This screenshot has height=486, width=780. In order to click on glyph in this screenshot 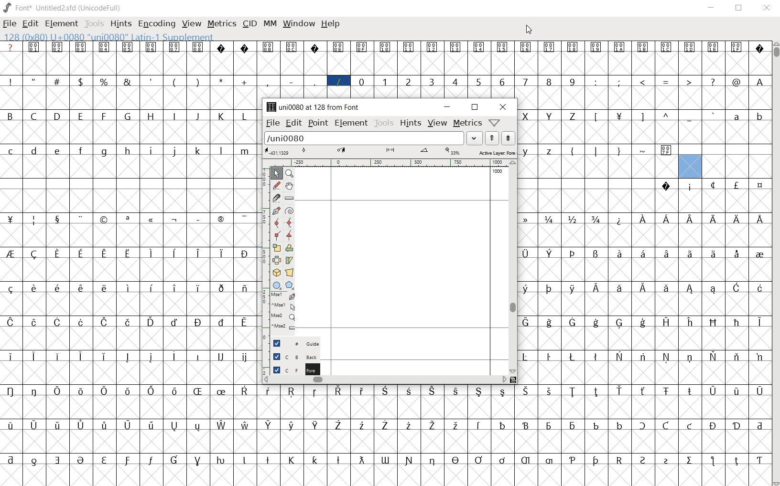, I will do `click(244, 219)`.